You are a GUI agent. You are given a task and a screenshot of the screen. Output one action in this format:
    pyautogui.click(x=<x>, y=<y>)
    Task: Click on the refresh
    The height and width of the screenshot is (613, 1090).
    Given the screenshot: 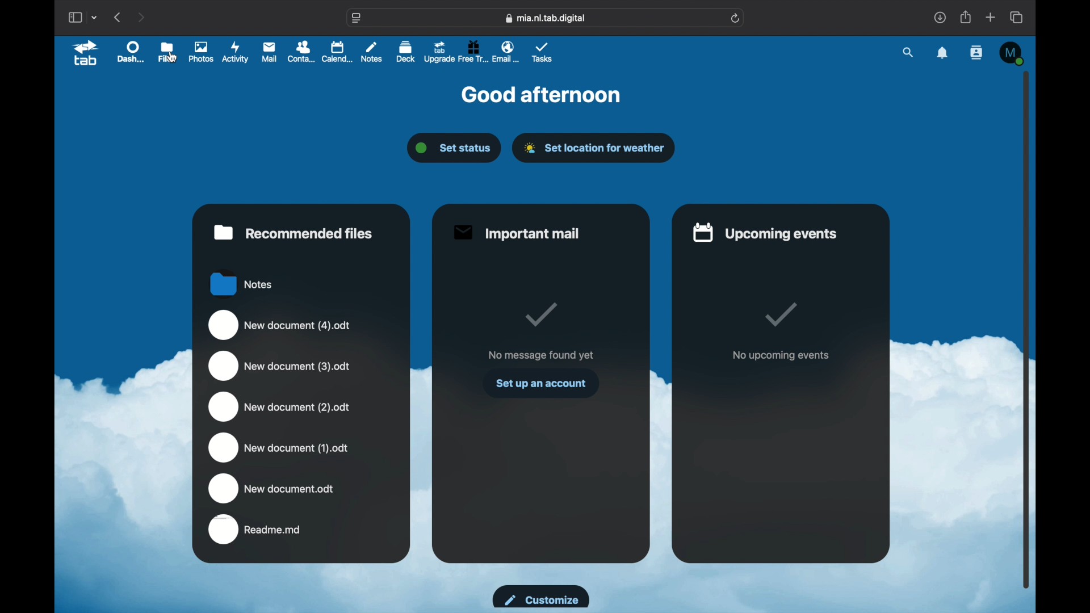 What is the action you would take?
    pyautogui.click(x=735, y=19)
    